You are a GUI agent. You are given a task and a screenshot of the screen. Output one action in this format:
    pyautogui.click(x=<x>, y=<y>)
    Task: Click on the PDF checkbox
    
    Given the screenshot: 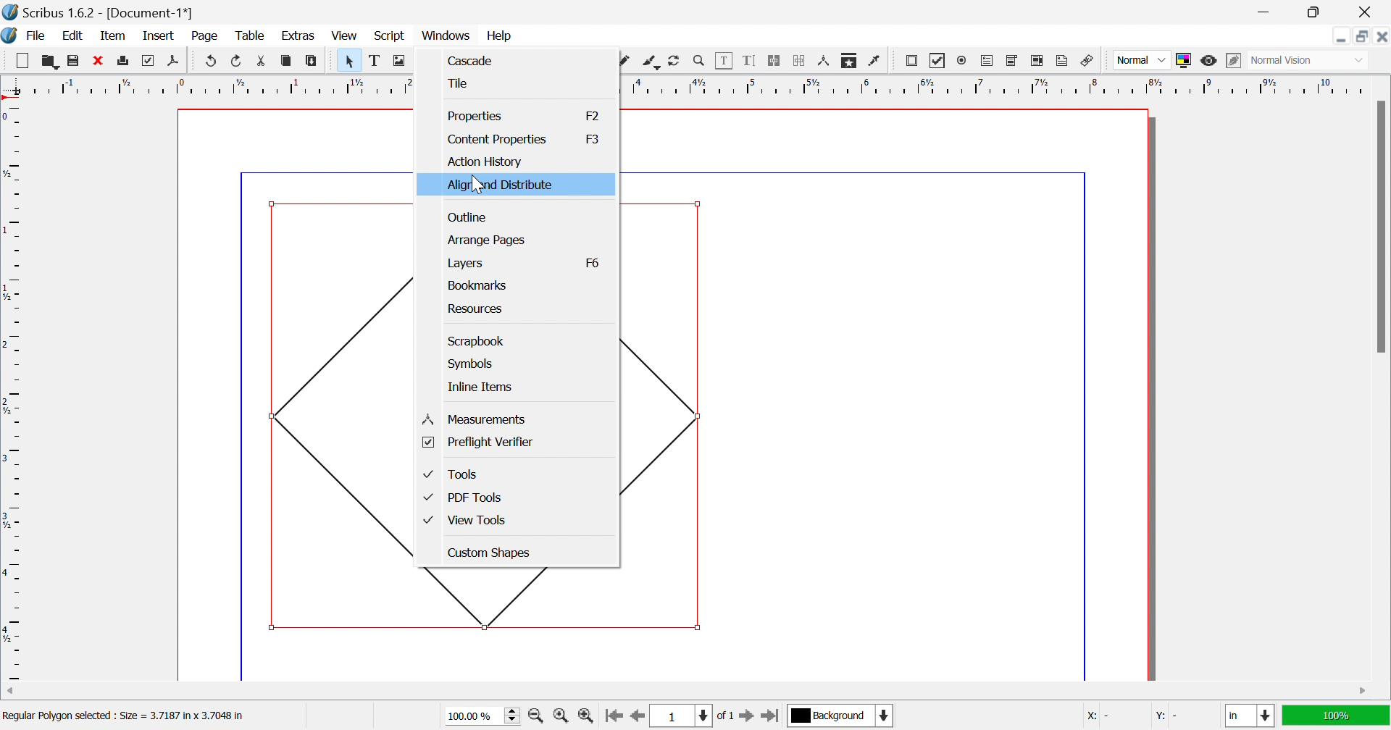 What is the action you would take?
    pyautogui.click(x=937, y=61)
    